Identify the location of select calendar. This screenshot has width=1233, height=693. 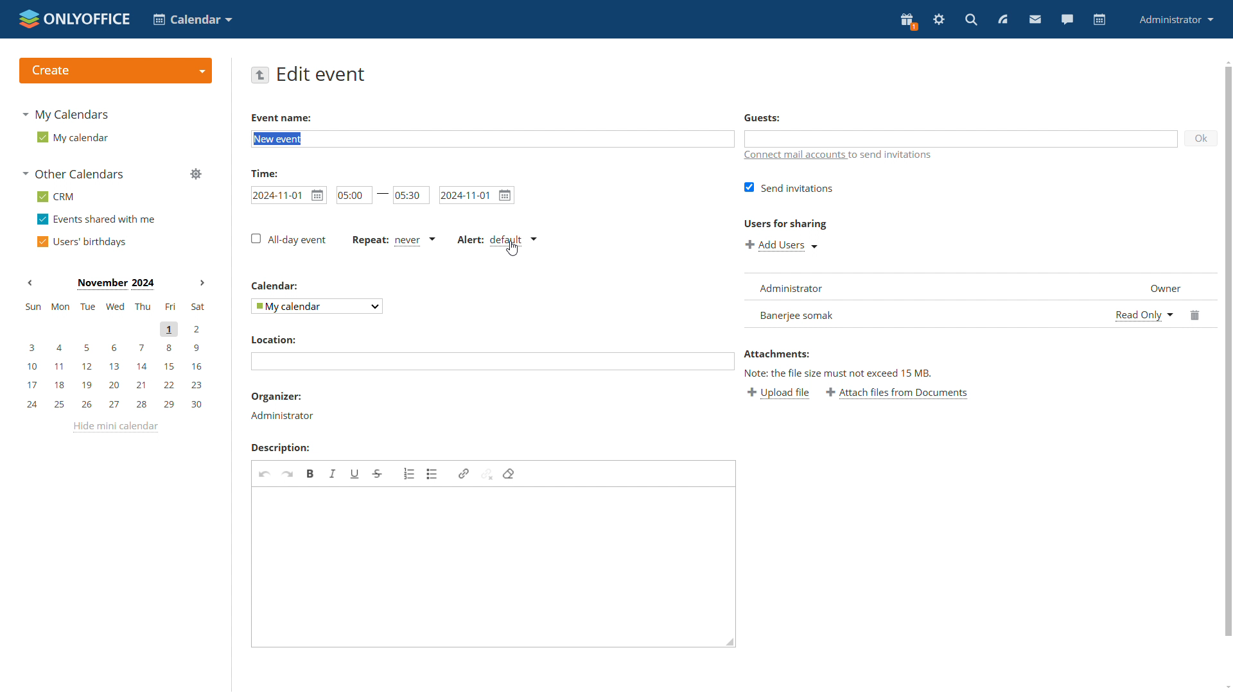
(317, 305).